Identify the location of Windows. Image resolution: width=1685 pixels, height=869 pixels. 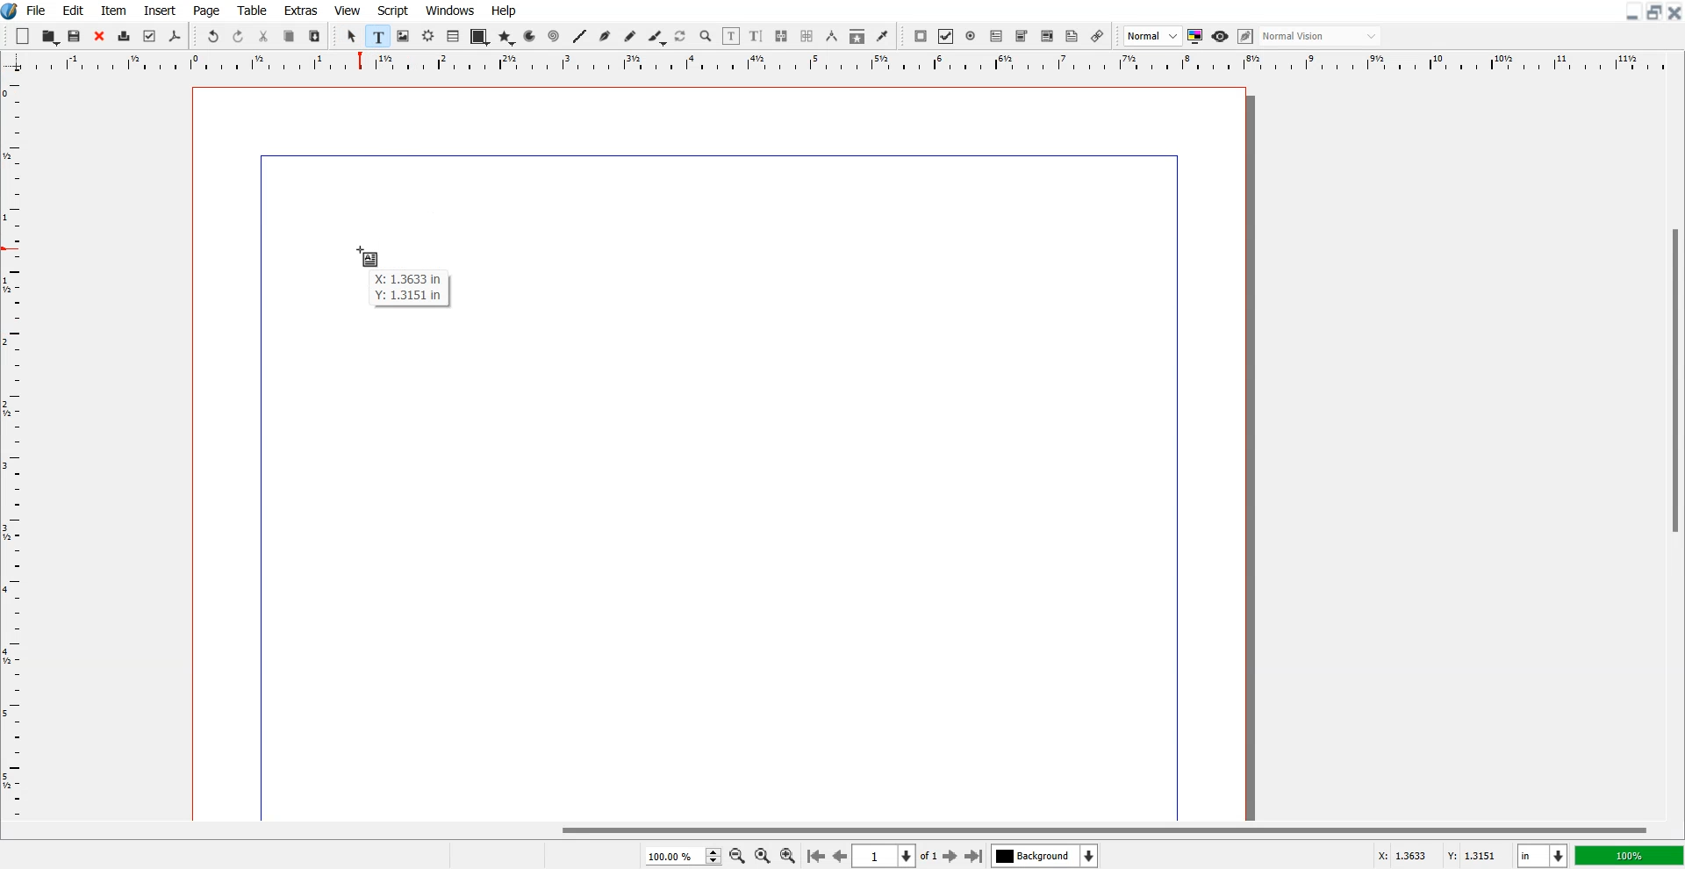
(451, 10).